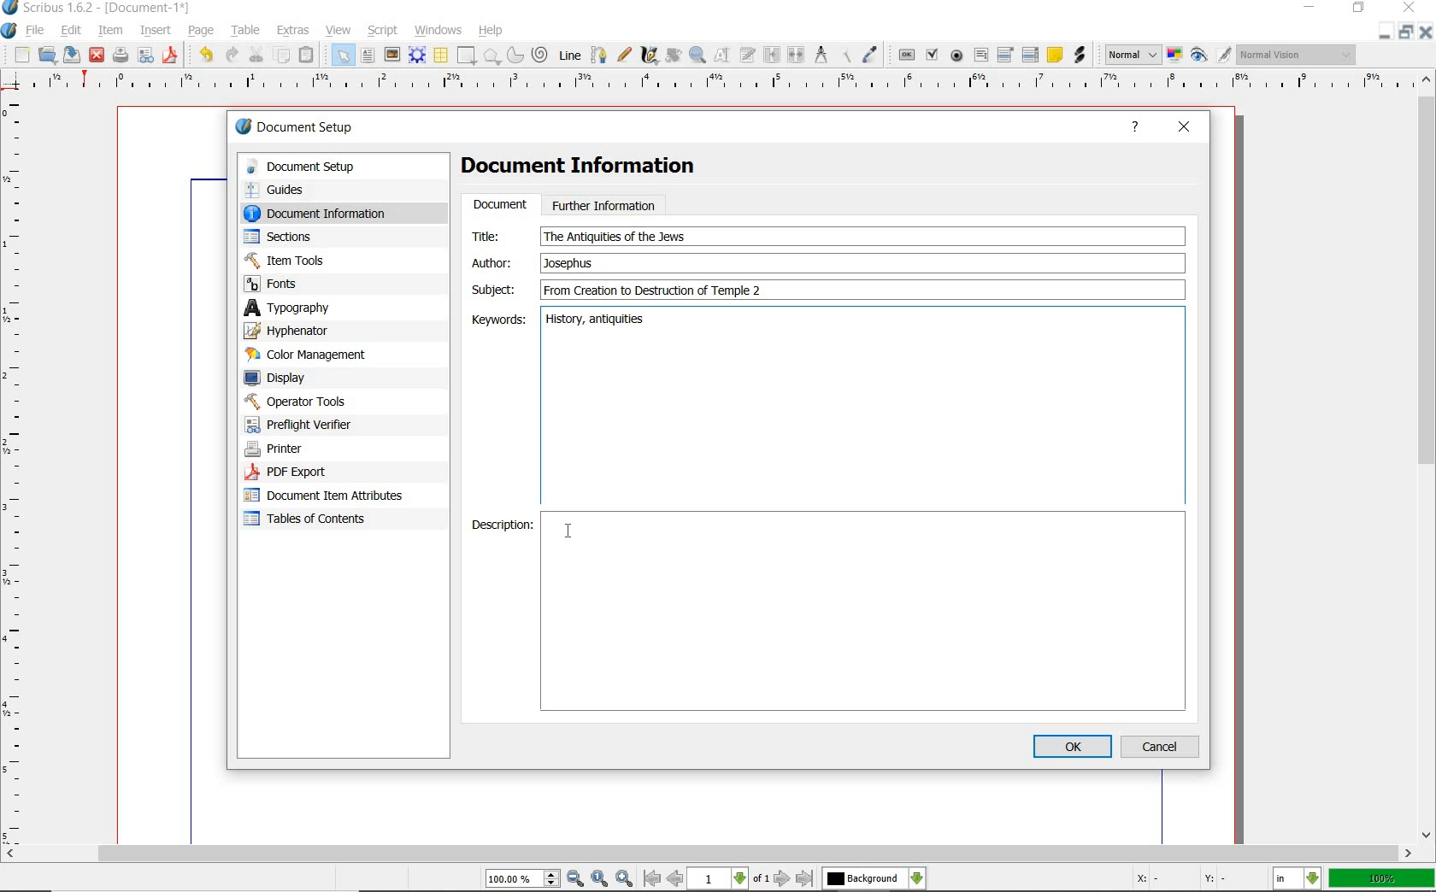  Describe the element at coordinates (1402, 31) in the screenshot. I see `restore` at that location.